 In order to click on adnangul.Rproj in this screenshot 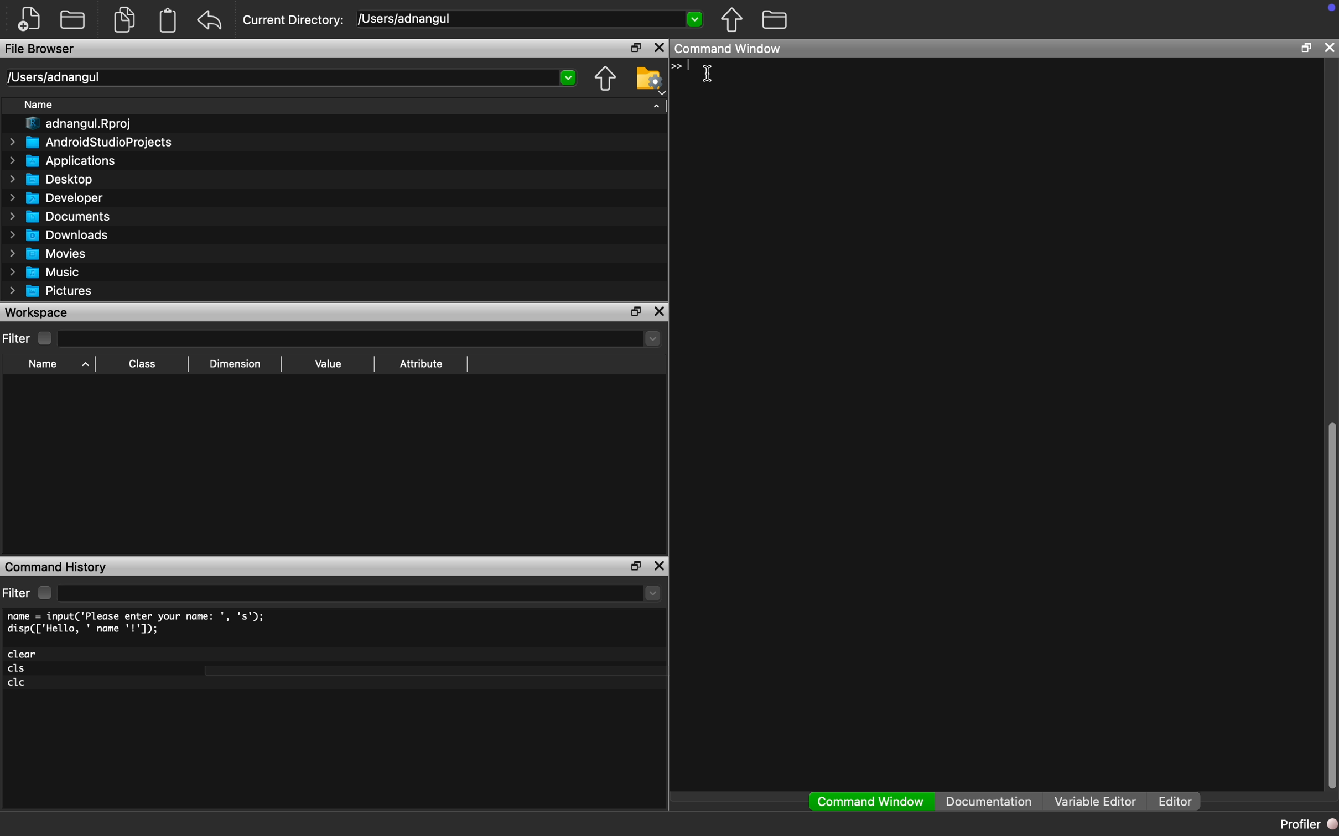, I will do `click(80, 124)`.